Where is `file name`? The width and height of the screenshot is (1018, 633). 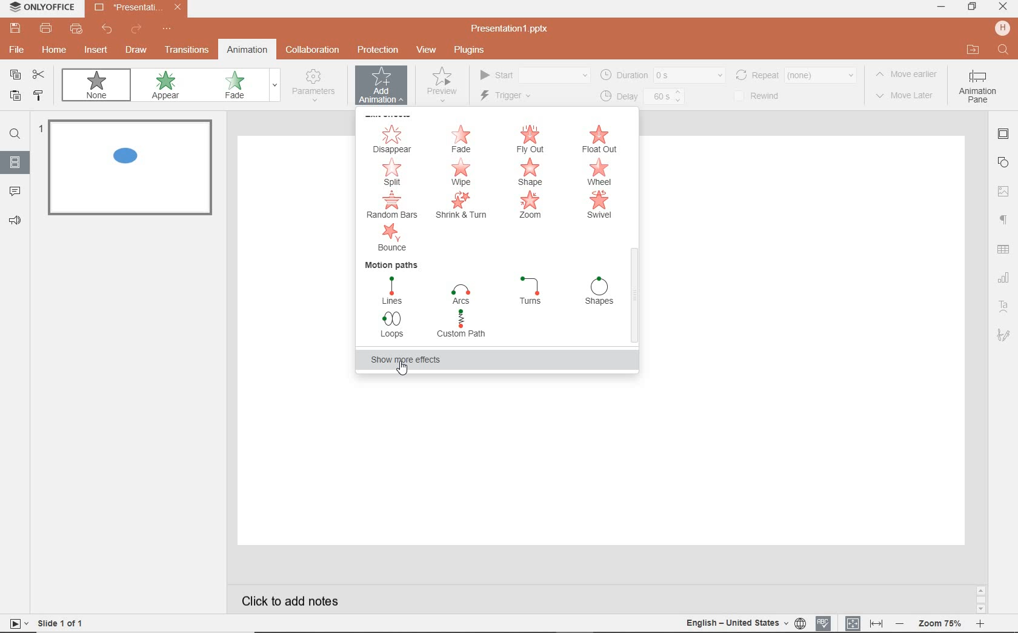
file name is located at coordinates (138, 8).